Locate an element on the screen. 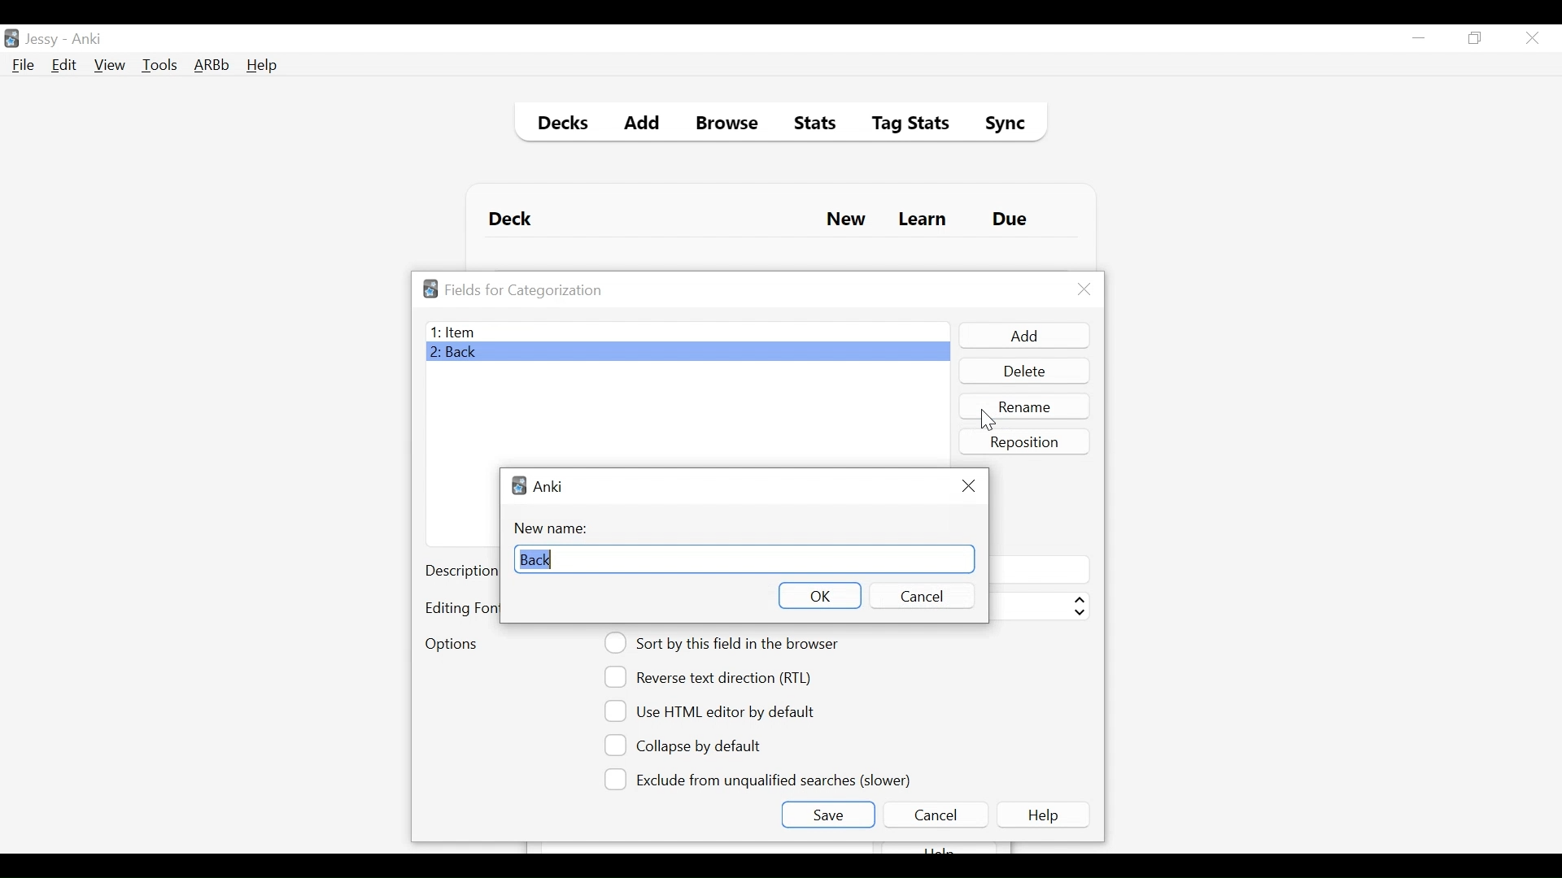  Add is located at coordinates (643, 125).